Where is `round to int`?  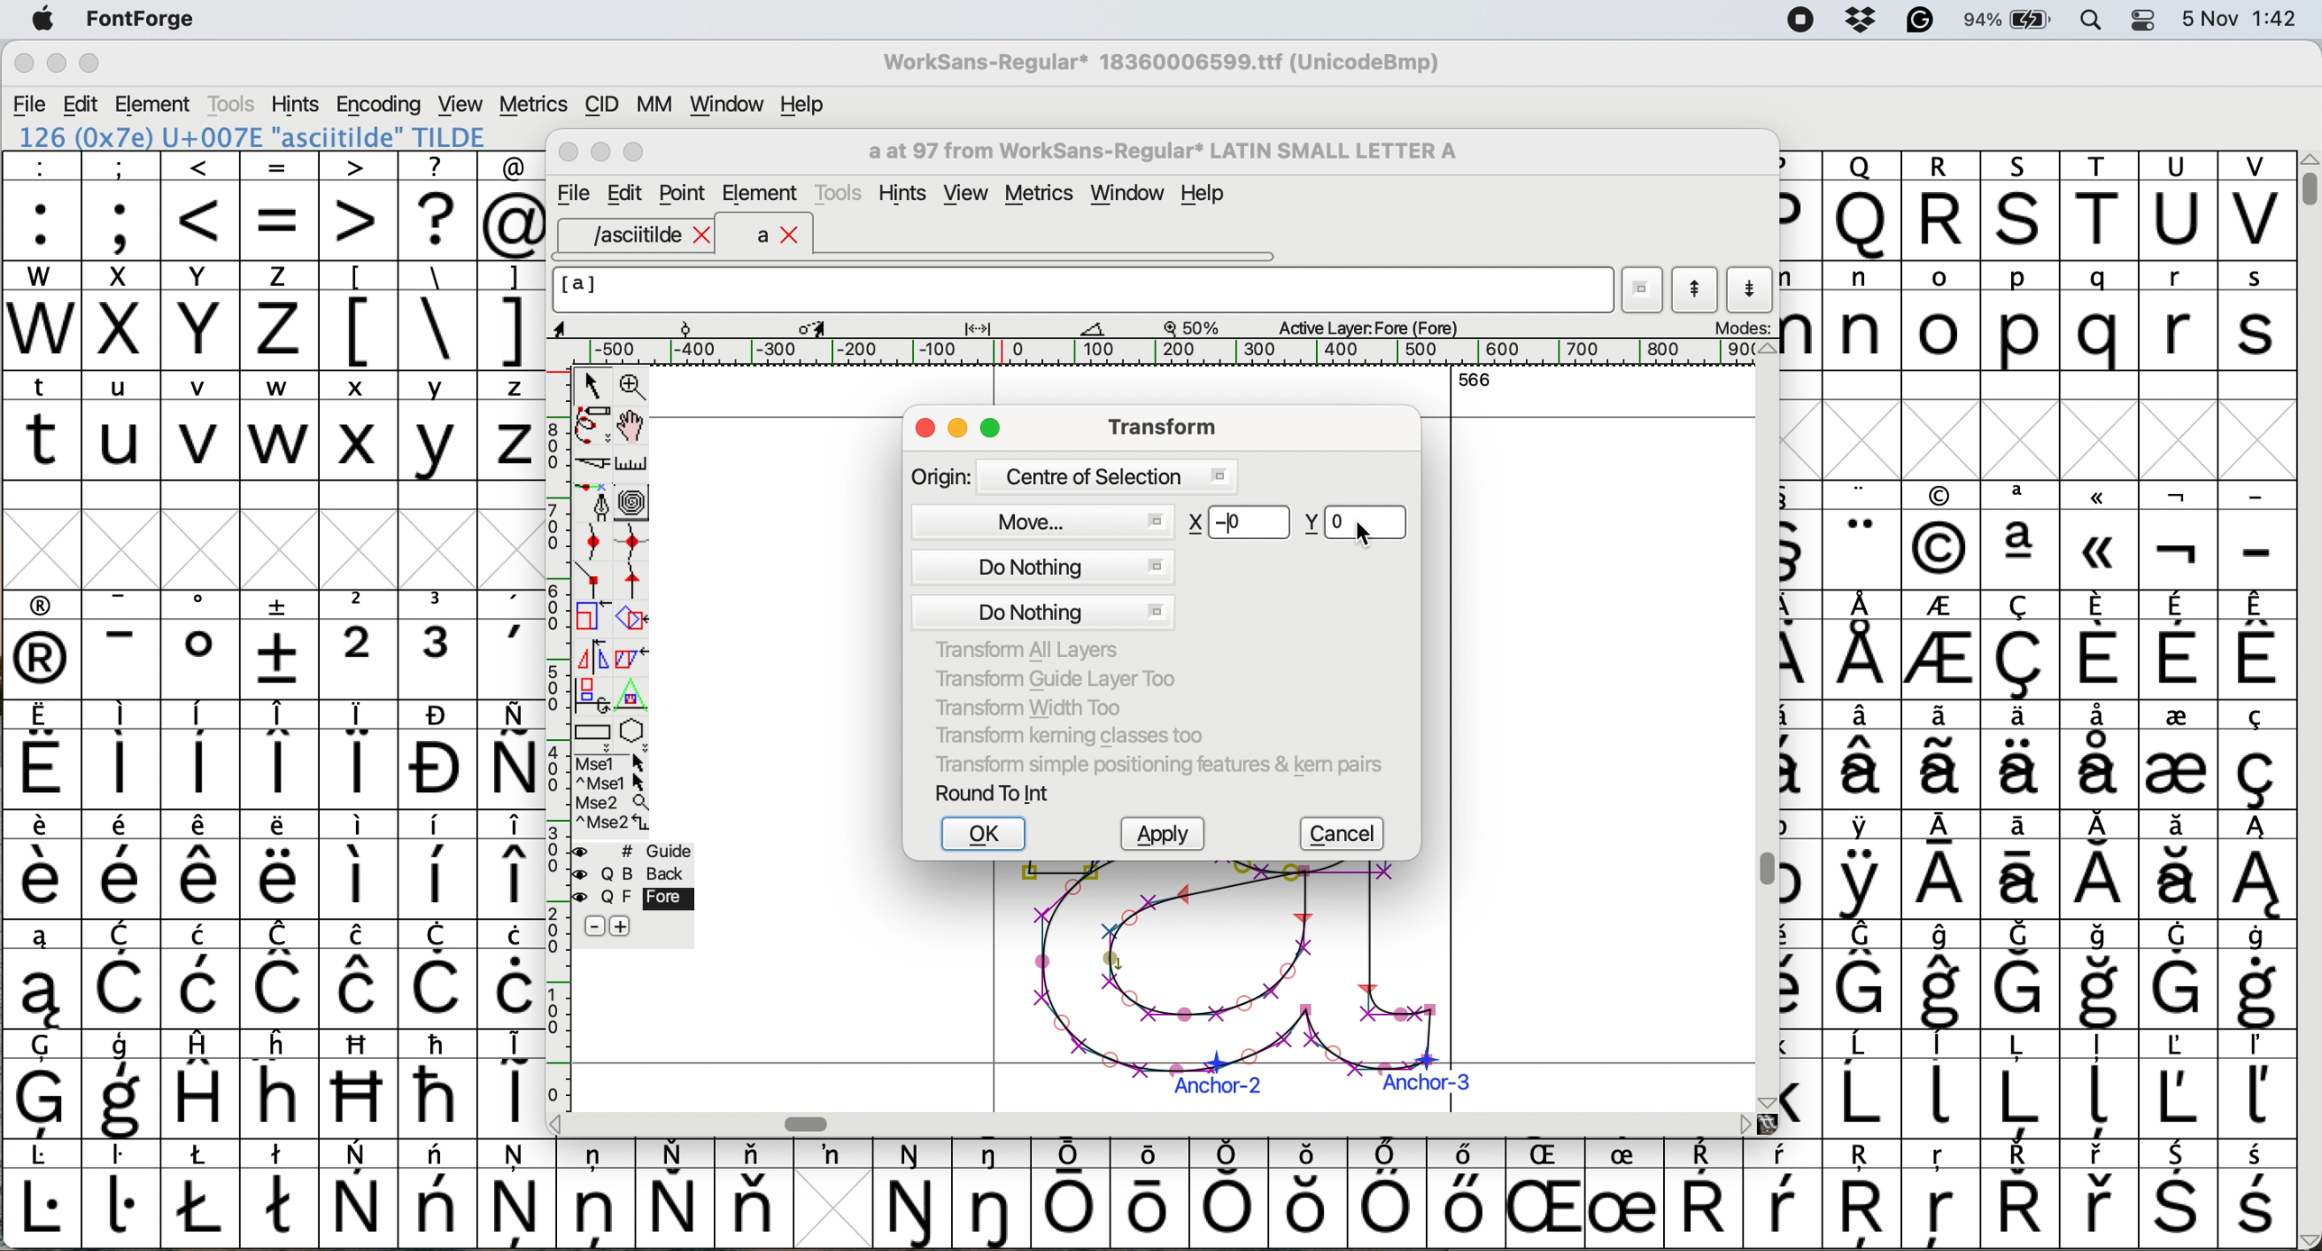
round to int is located at coordinates (994, 792).